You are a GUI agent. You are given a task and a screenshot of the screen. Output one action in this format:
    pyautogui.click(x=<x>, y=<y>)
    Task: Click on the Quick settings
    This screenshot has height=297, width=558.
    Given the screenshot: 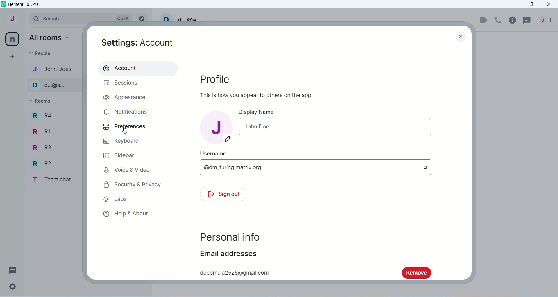 What is the action you would take?
    pyautogui.click(x=14, y=285)
    